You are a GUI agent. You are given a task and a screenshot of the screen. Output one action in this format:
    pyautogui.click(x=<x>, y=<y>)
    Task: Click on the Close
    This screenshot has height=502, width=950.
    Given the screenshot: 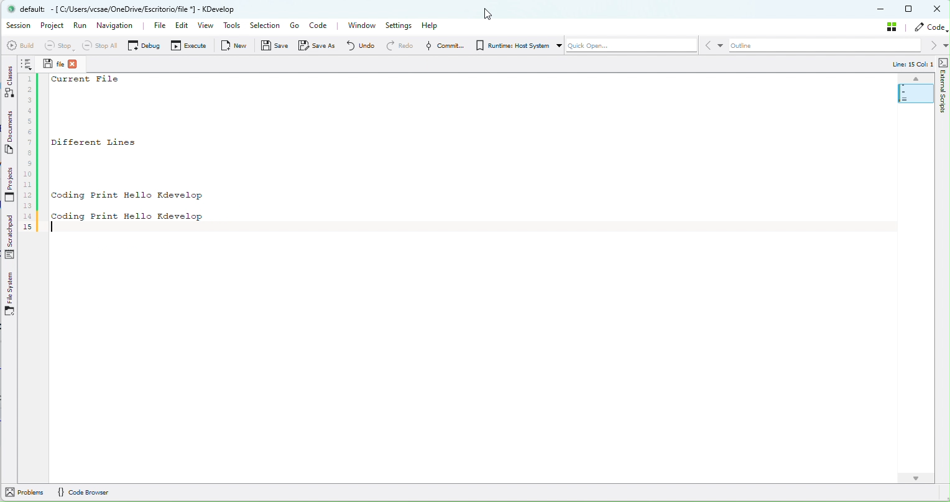 What is the action you would take?
    pyautogui.click(x=938, y=9)
    